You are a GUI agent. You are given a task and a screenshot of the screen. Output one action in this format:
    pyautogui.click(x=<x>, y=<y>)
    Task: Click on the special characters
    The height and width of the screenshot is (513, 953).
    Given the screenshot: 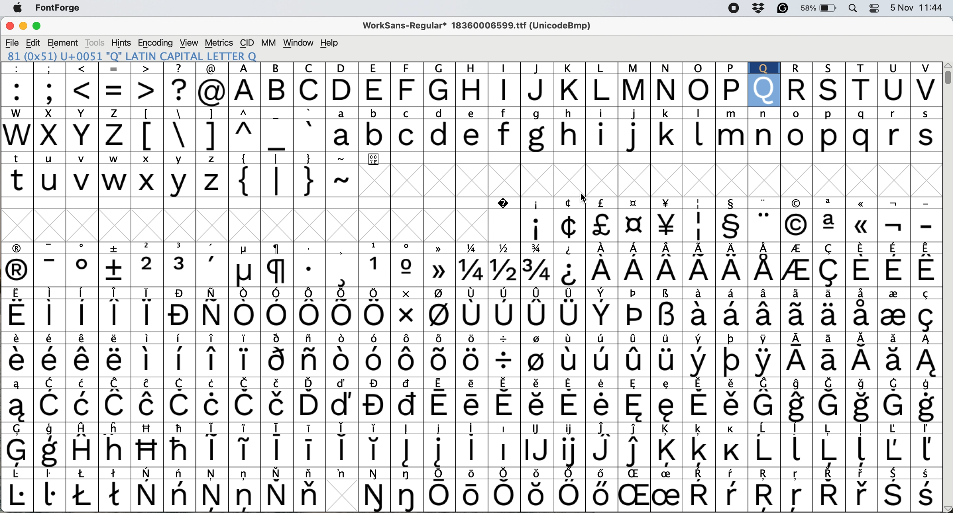 What is the action you would take?
    pyautogui.click(x=226, y=136)
    